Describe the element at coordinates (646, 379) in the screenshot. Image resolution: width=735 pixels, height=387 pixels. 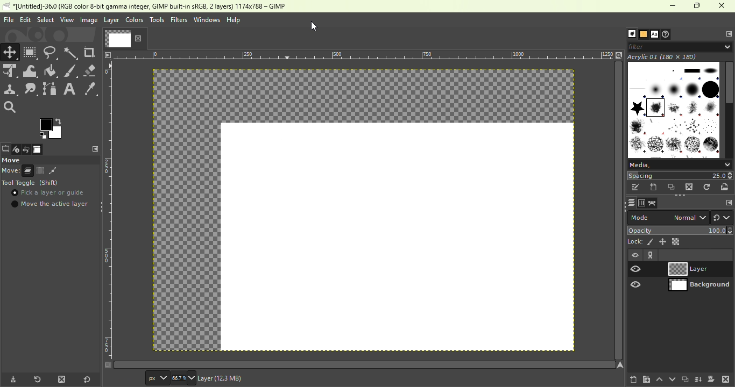
I see `Crate a new layer group` at that location.